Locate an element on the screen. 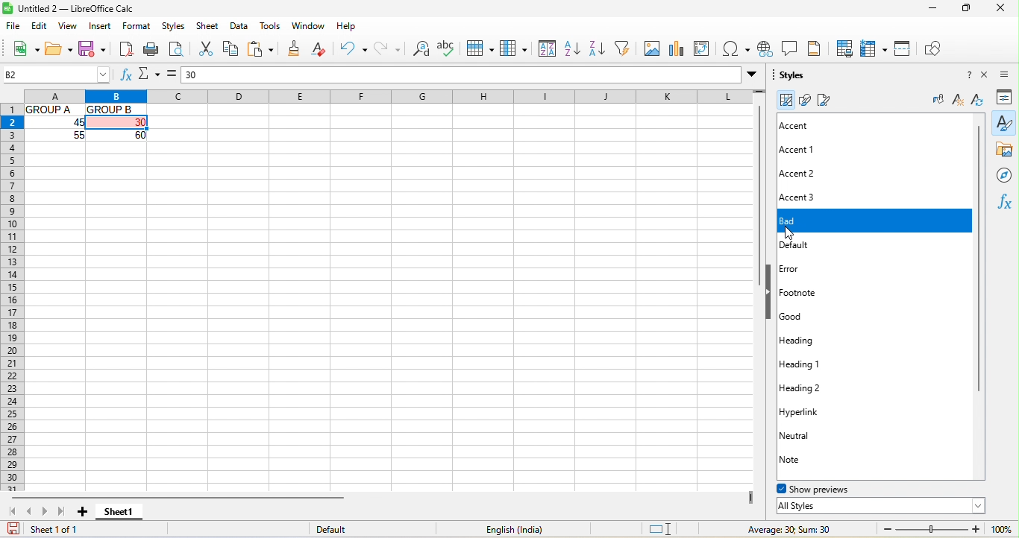  new is located at coordinates (21, 48).